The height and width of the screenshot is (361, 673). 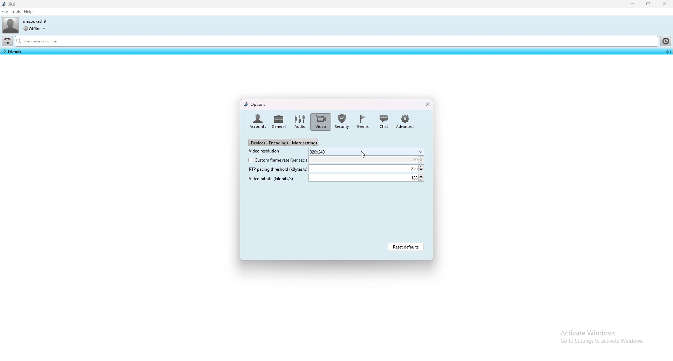 I want to click on Options, so click(x=256, y=104).